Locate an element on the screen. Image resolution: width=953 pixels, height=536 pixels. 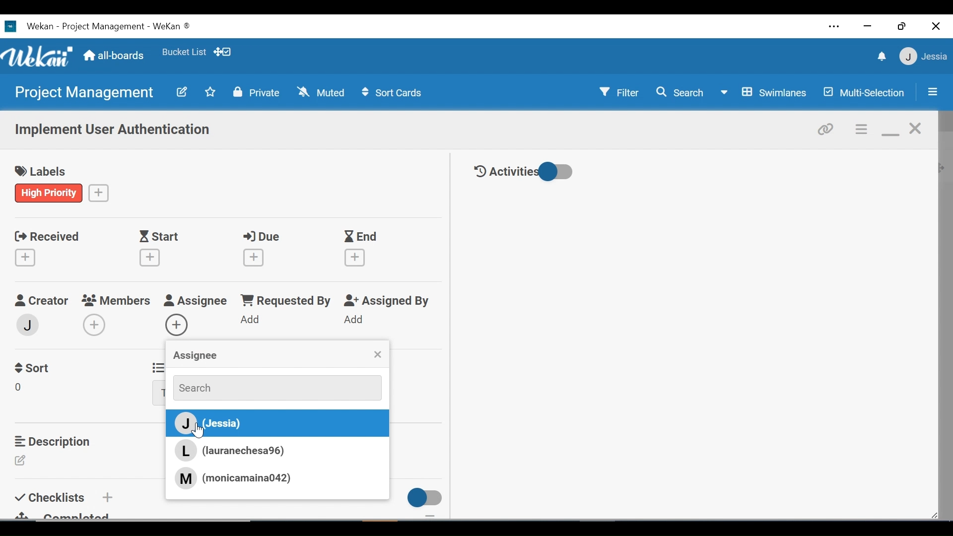
Search members is located at coordinates (272, 387).